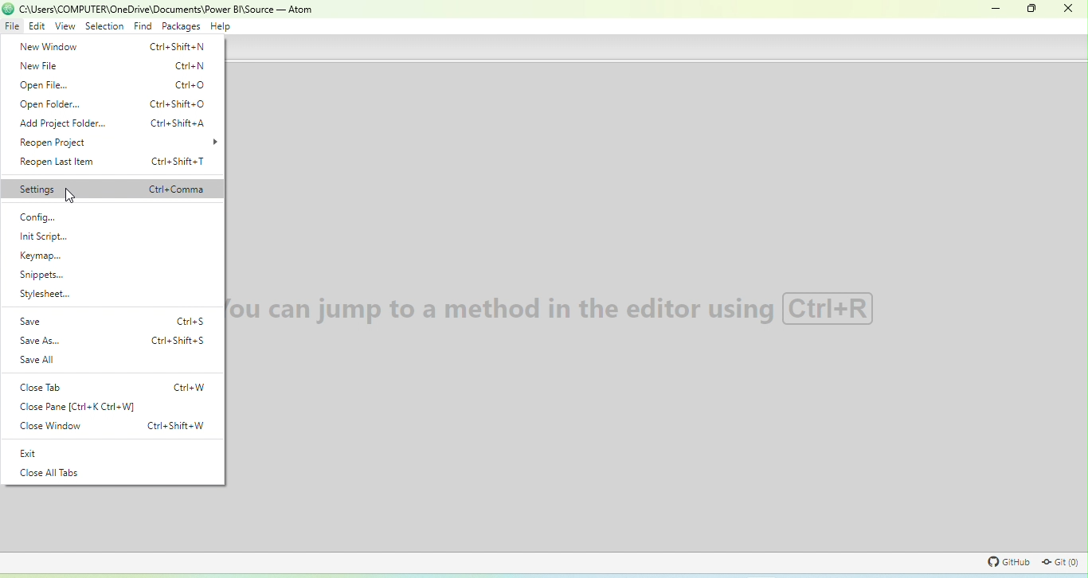  I want to click on open file, so click(112, 85).